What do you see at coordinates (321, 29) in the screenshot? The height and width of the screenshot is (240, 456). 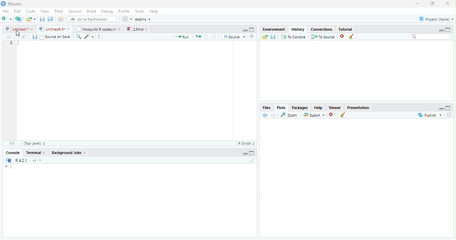 I see `Connections.` at bounding box center [321, 29].